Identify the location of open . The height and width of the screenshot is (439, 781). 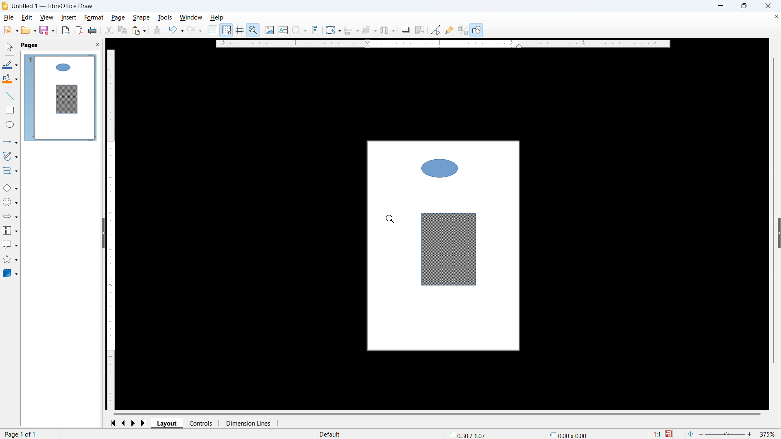
(28, 30).